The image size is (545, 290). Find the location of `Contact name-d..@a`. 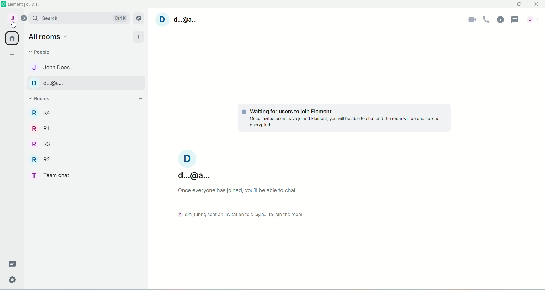

Contact name-d..@a is located at coordinates (52, 83).